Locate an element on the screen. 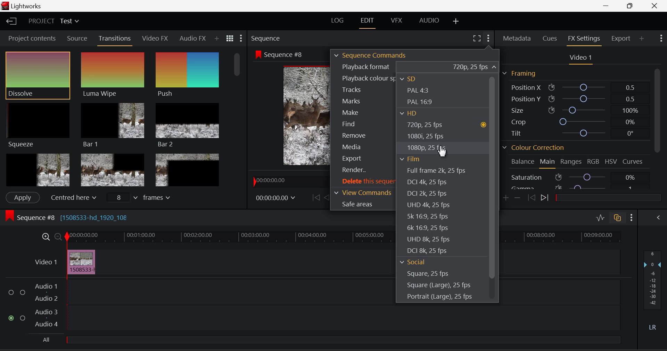 The height and width of the screenshot is (351, 667). Add Panel is located at coordinates (642, 39).